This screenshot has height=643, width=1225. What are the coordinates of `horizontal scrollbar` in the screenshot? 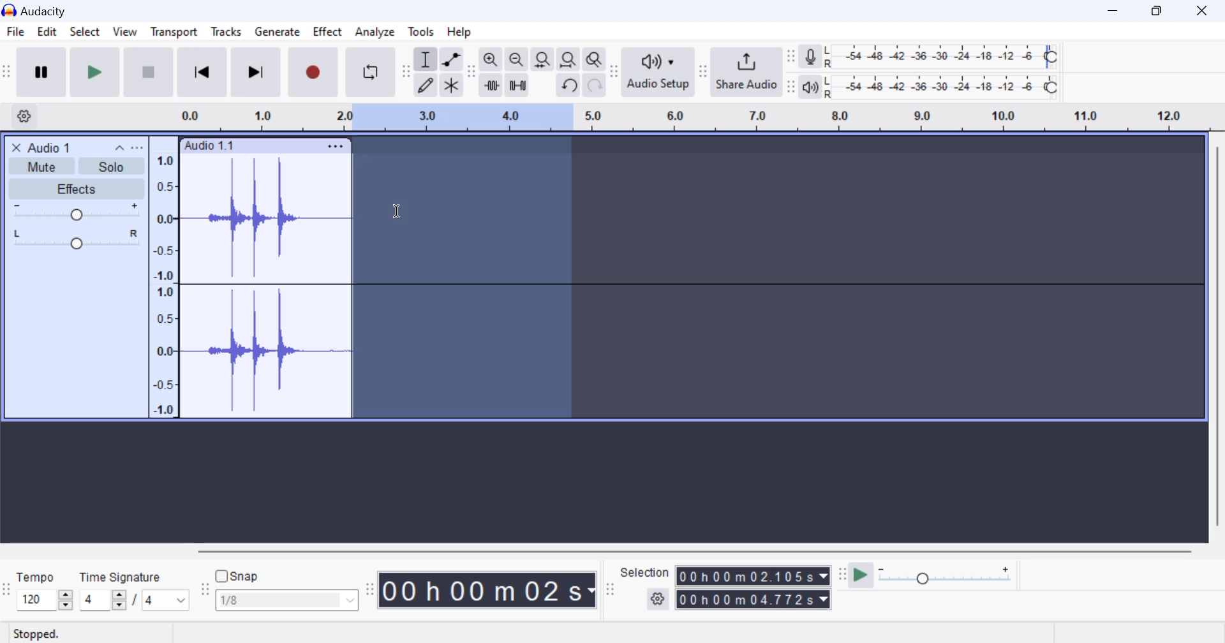 It's located at (707, 549).